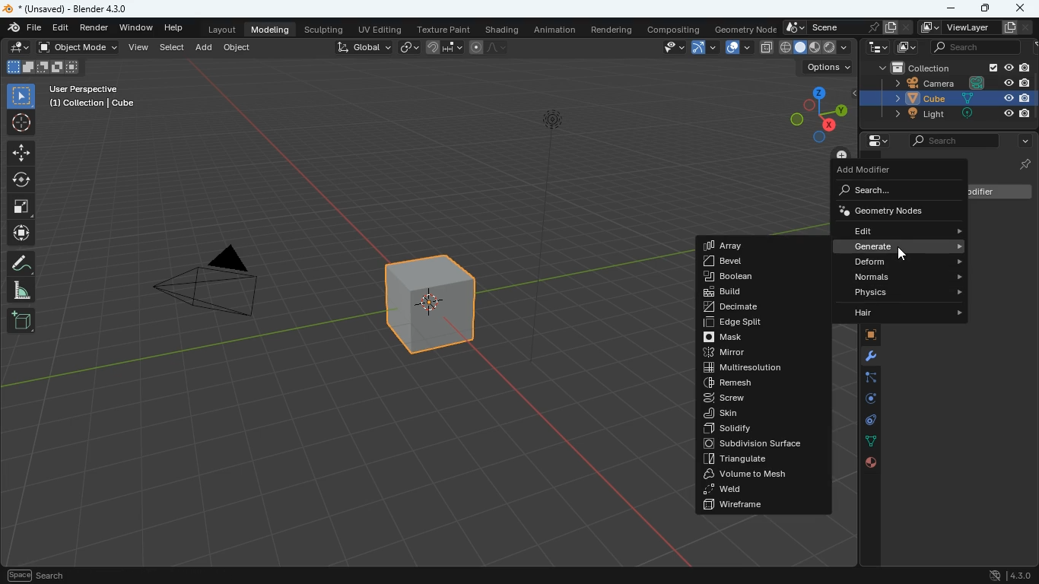  Describe the element at coordinates (758, 414) in the screenshot. I see `skin` at that location.